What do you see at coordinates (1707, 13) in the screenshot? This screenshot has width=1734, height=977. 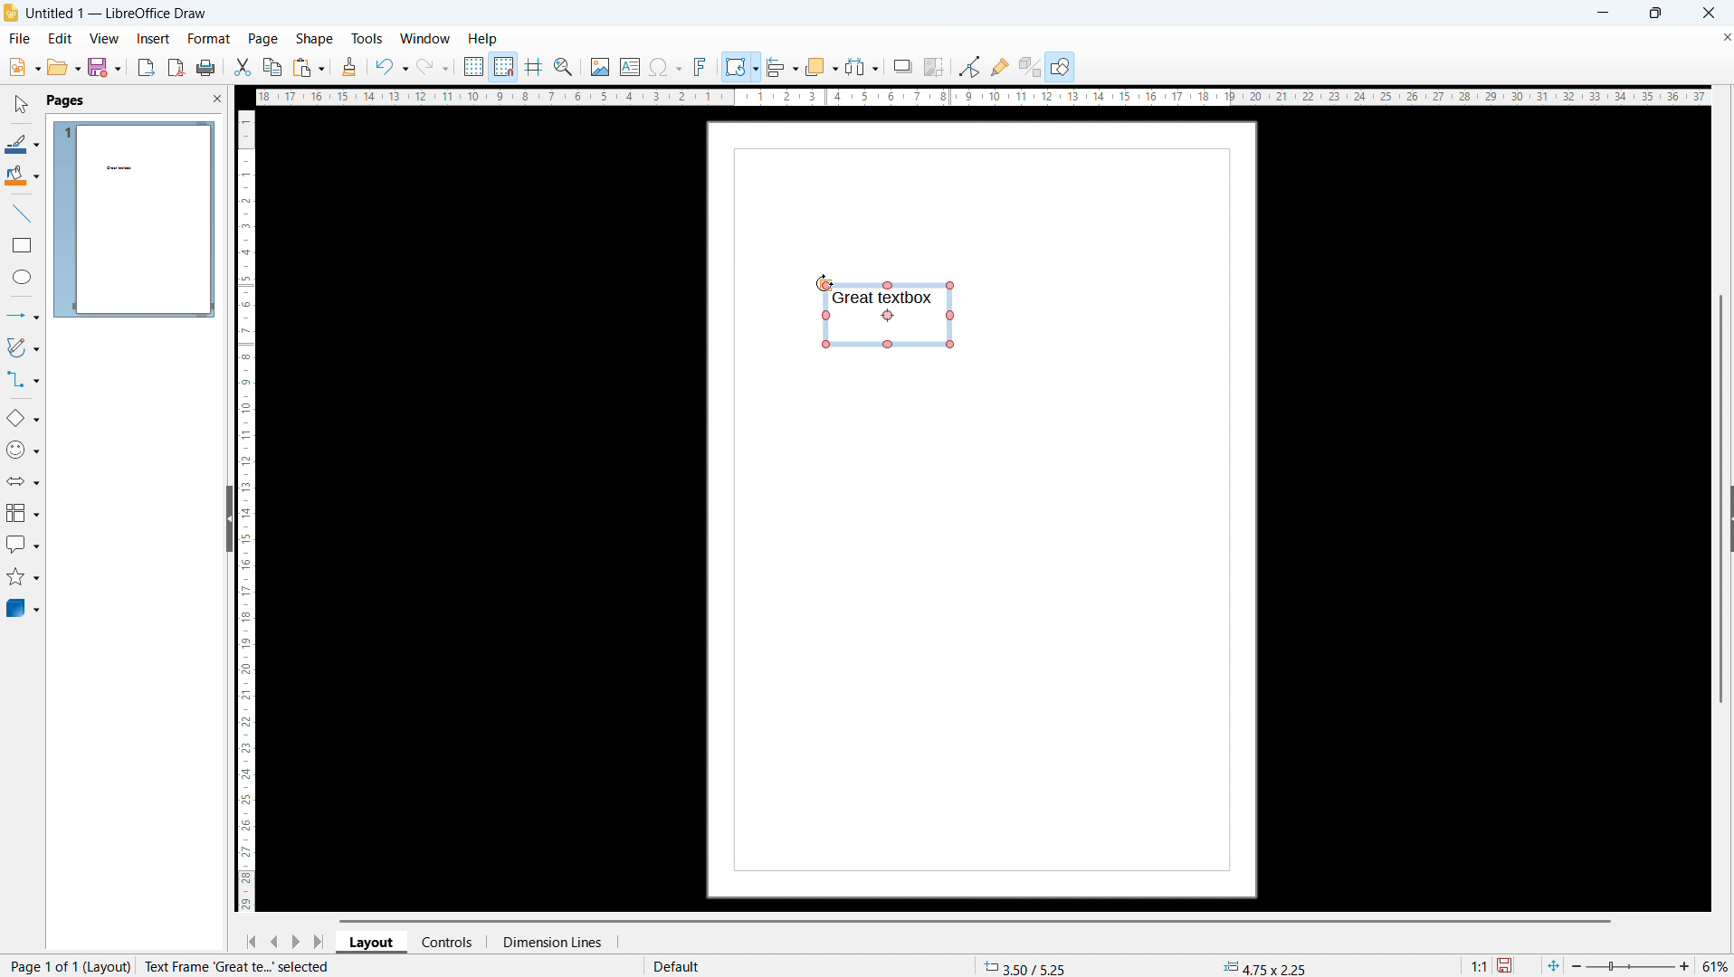 I see `Close ` at bounding box center [1707, 13].